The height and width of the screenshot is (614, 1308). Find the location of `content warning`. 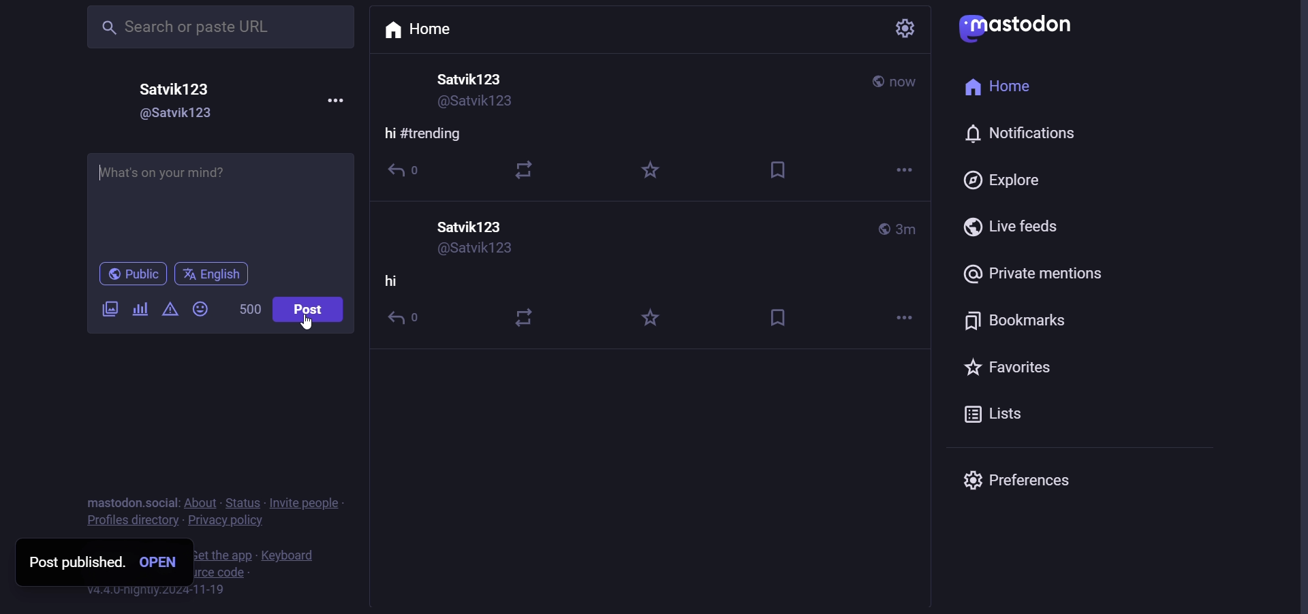

content warning is located at coordinates (168, 311).